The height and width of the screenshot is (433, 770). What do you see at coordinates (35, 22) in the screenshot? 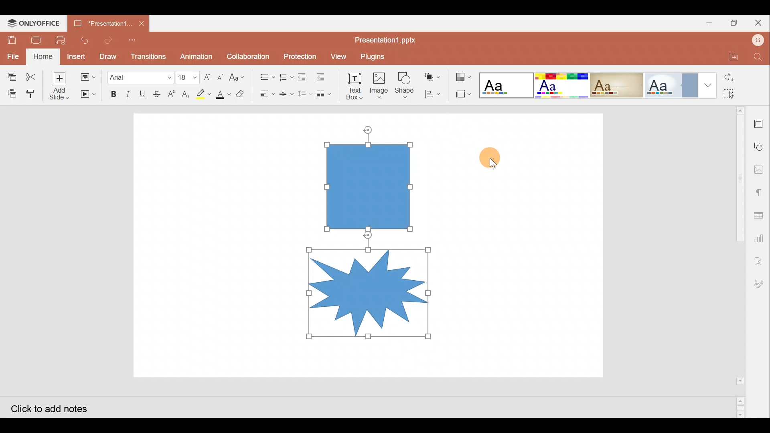
I see `ONLYOFFICE` at bounding box center [35, 22].